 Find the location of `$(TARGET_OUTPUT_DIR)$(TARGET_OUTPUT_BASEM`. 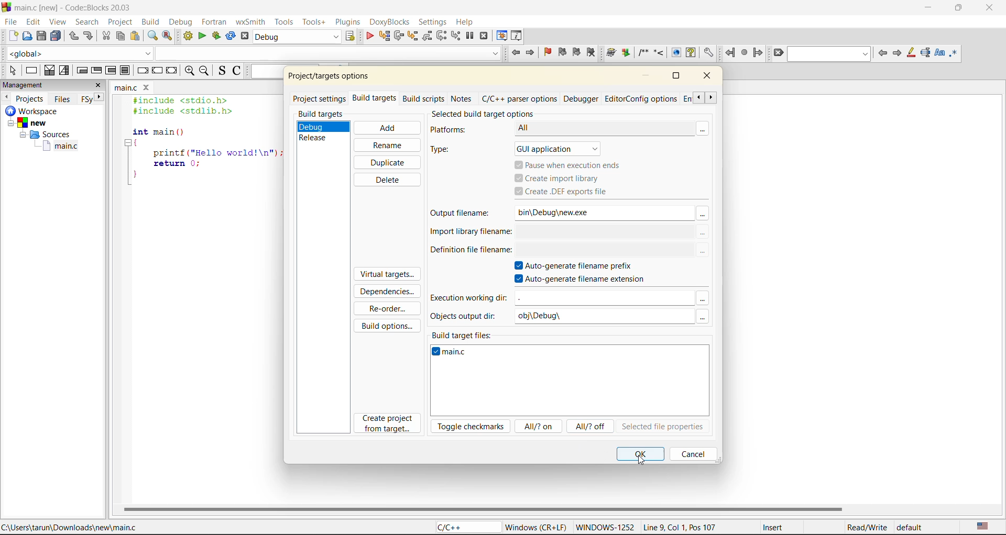

$(TARGET_OUTPUT_DIR)$(TARGET_OUTPUT_BASEM is located at coordinates (614, 249).